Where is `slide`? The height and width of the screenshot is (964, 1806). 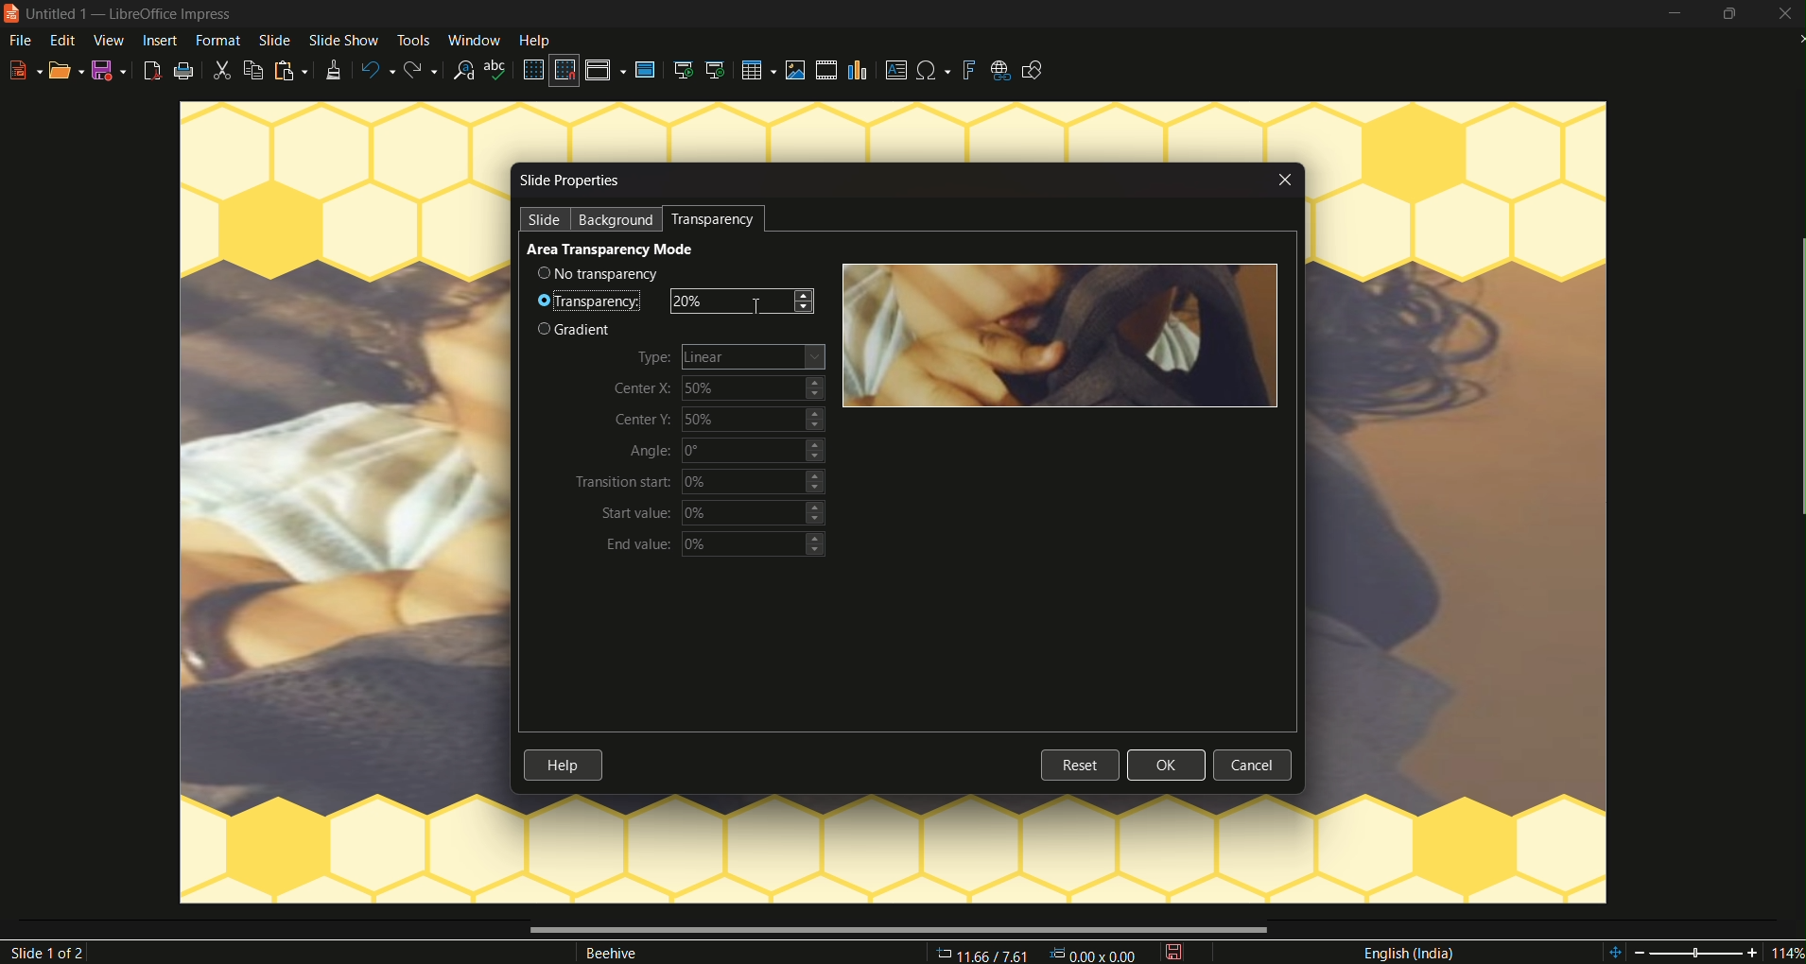 slide is located at coordinates (274, 40).